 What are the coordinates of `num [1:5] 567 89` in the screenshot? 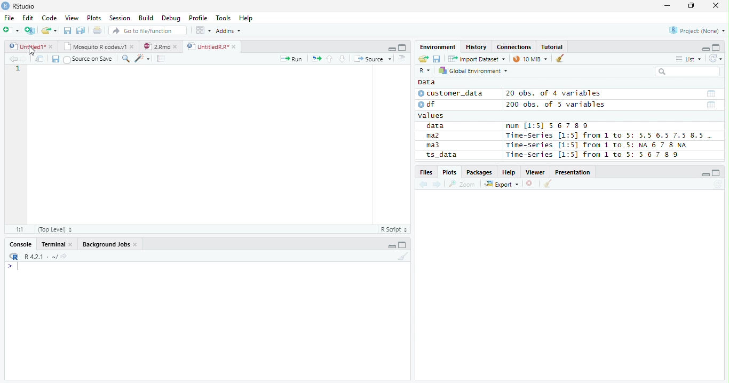 It's located at (548, 126).